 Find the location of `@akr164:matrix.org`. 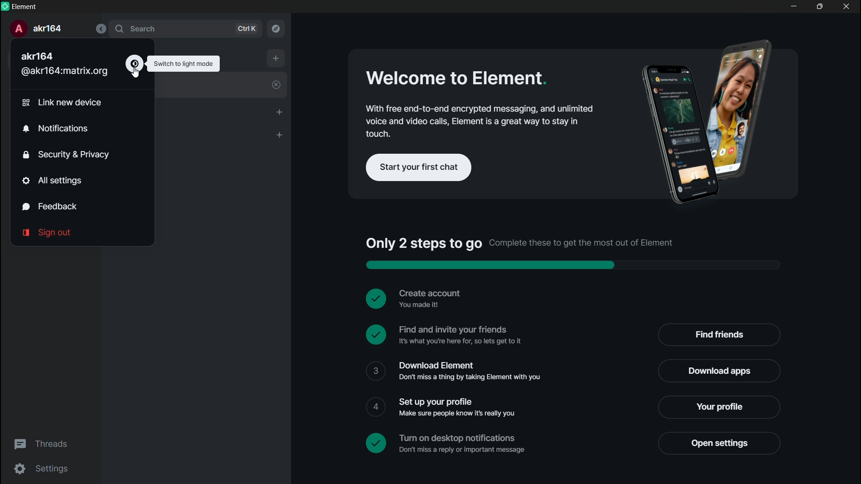

@akr164:matrix.org is located at coordinates (66, 71).